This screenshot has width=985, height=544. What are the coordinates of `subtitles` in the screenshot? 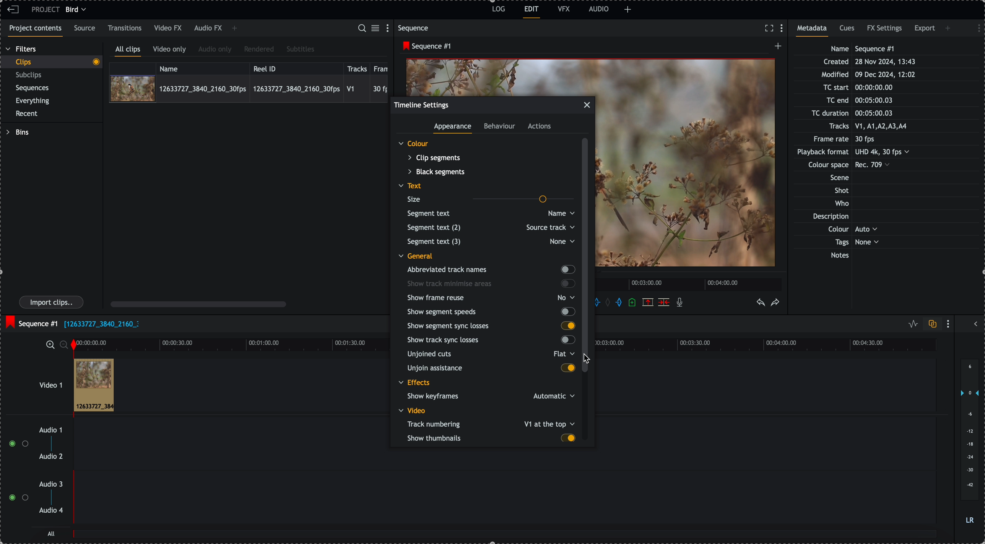 It's located at (301, 50).